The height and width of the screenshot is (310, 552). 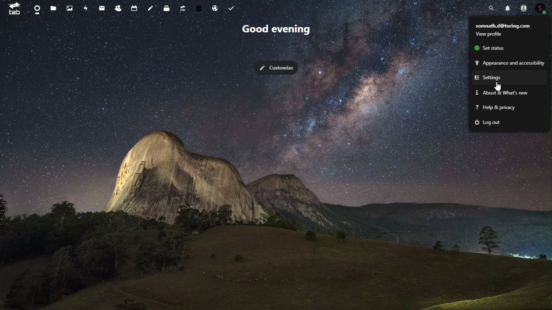 What do you see at coordinates (492, 7) in the screenshot?
I see `search` at bounding box center [492, 7].